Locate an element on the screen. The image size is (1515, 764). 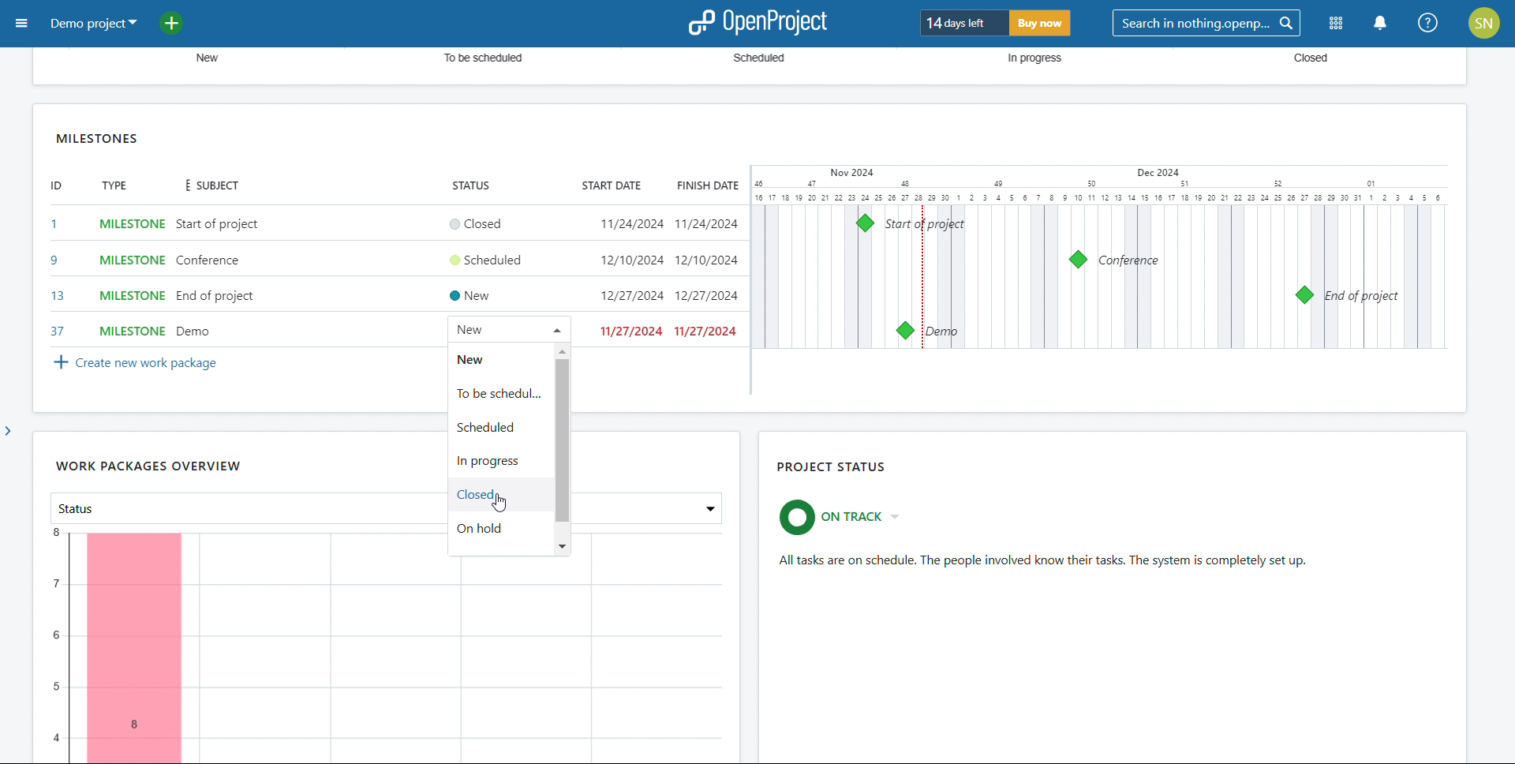
status is located at coordinates (469, 186).